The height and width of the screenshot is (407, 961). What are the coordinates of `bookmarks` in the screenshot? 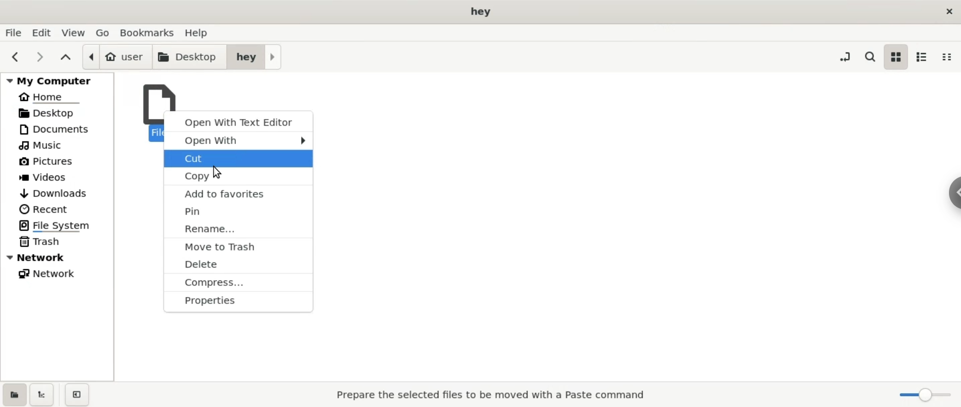 It's located at (147, 32).